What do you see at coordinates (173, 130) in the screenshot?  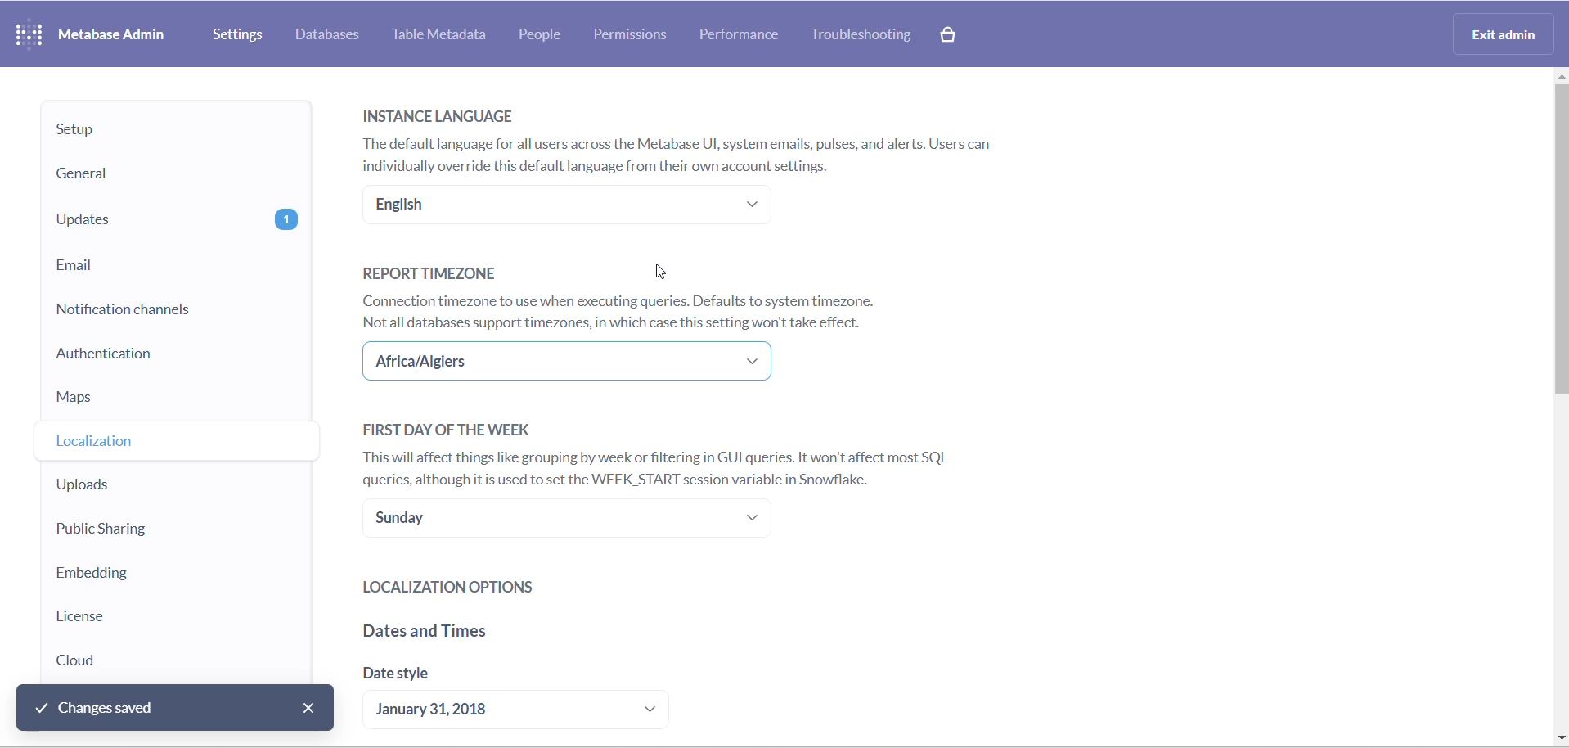 I see `SETUP` at bounding box center [173, 130].